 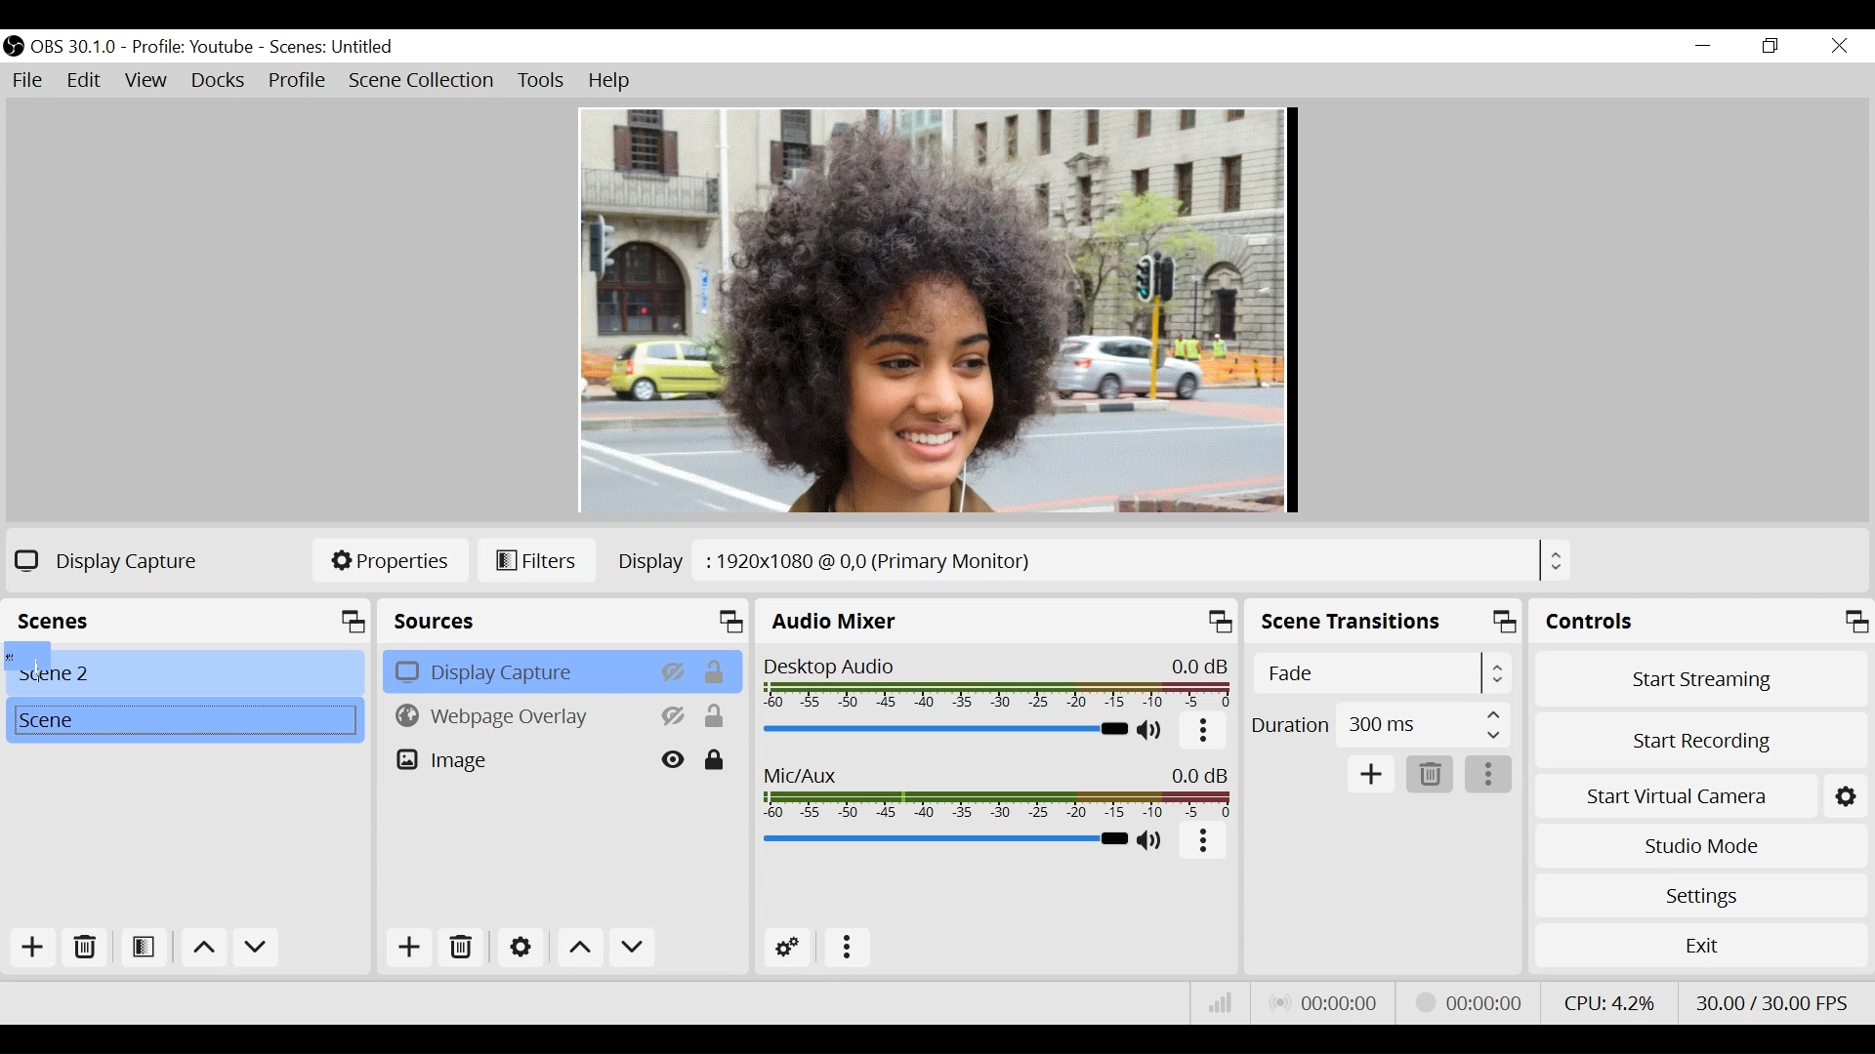 I want to click on OBS Version, so click(x=75, y=48).